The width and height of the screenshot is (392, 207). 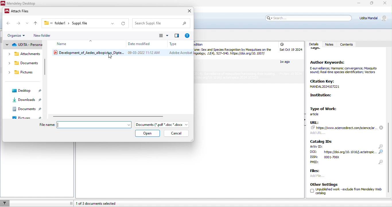 I want to click on documents, so click(x=26, y=109).